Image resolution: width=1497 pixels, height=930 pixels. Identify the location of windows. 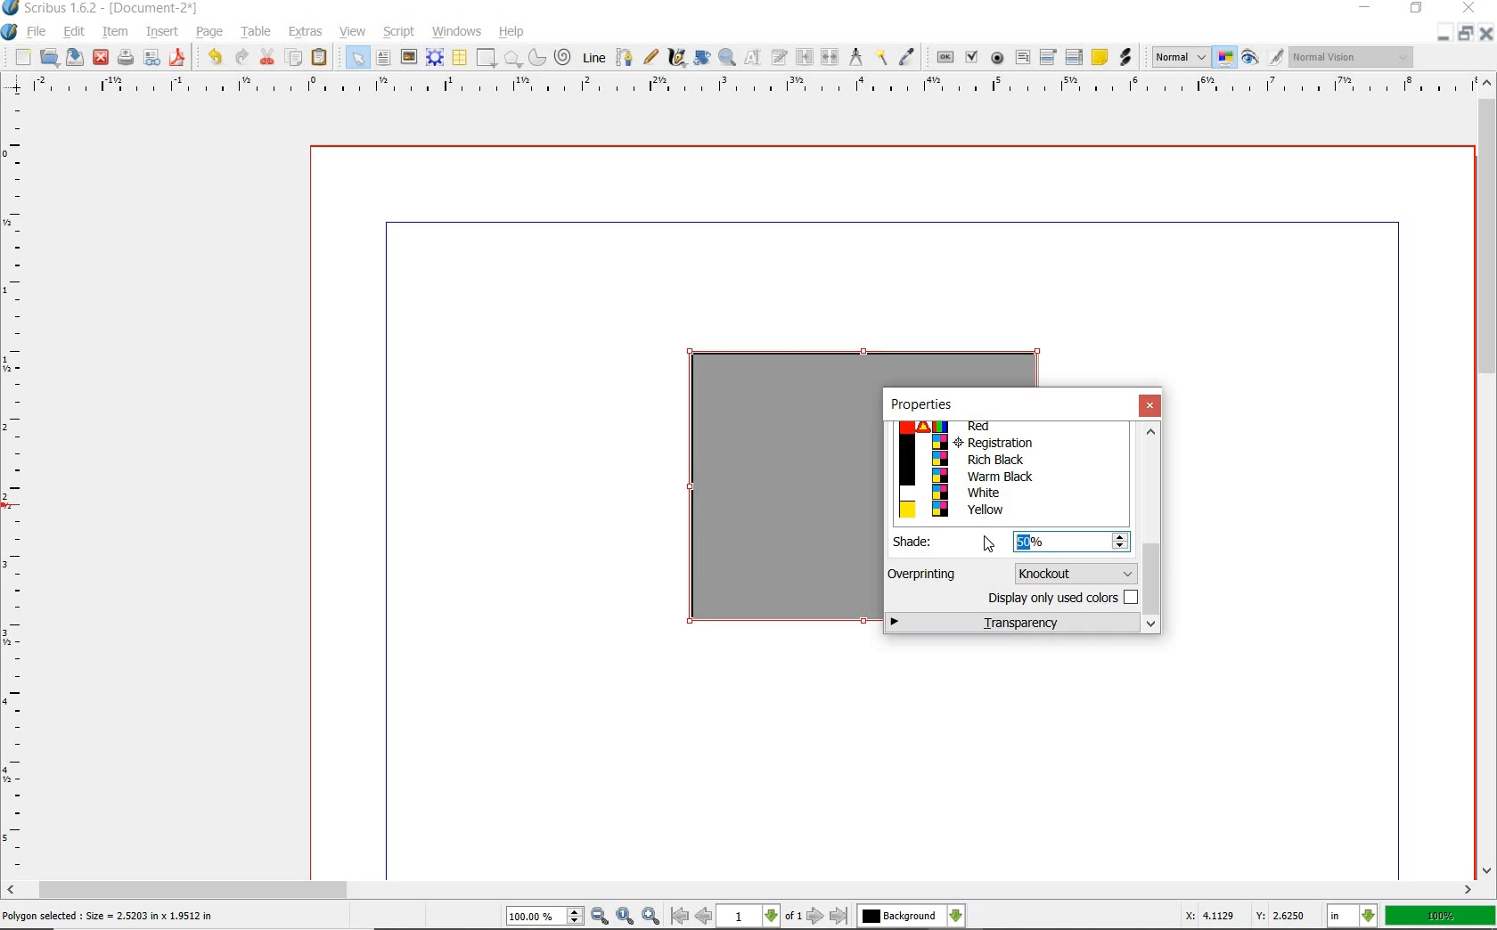
(454, 31).